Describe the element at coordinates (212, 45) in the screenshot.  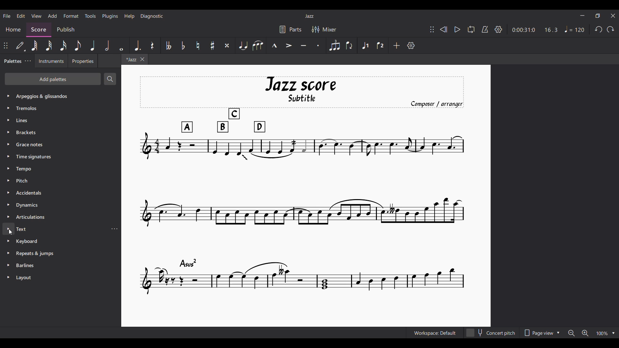
I see `Toggle sharp` at that location.